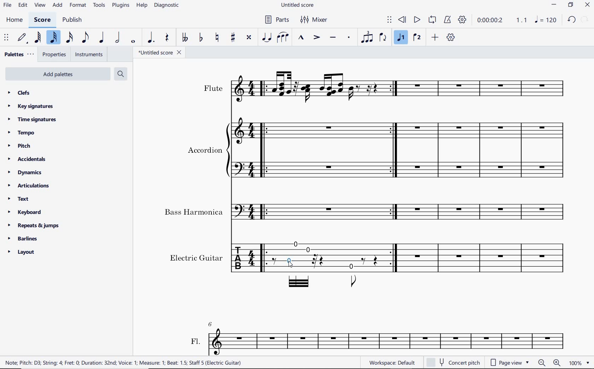  Describe the element at coordinates (34, 226) in the screenshot. I see `repeats & jumps` at that location.